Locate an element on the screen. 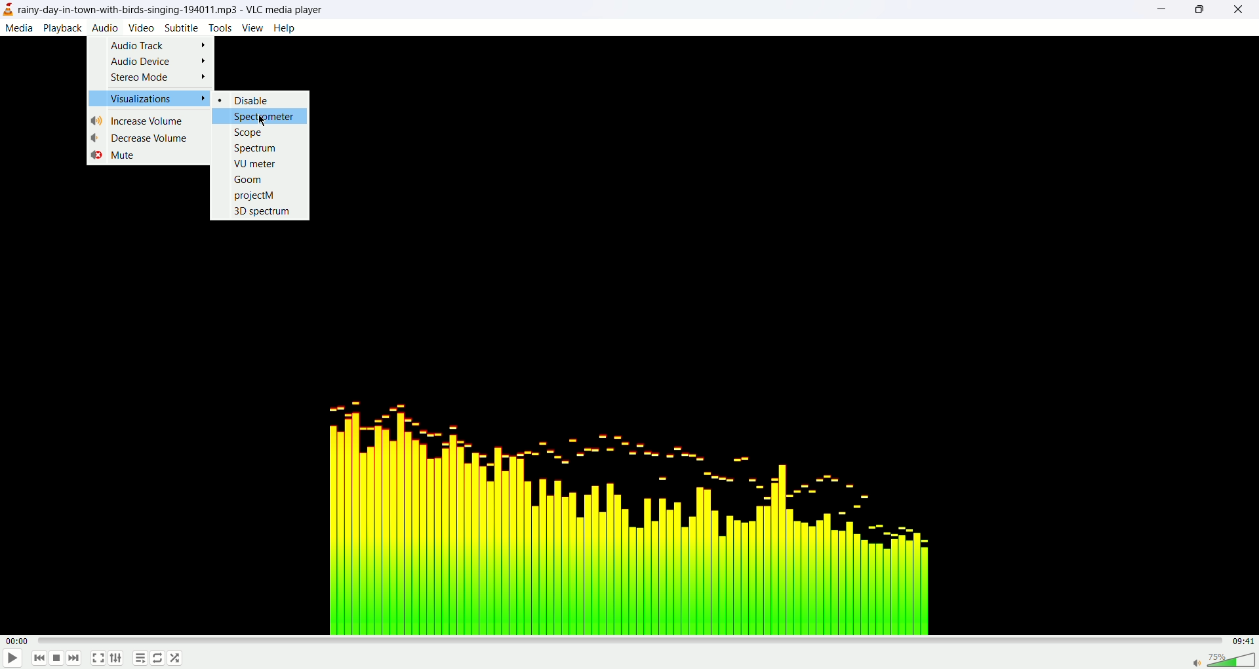  shuffle is located at coordinates (174, 657).